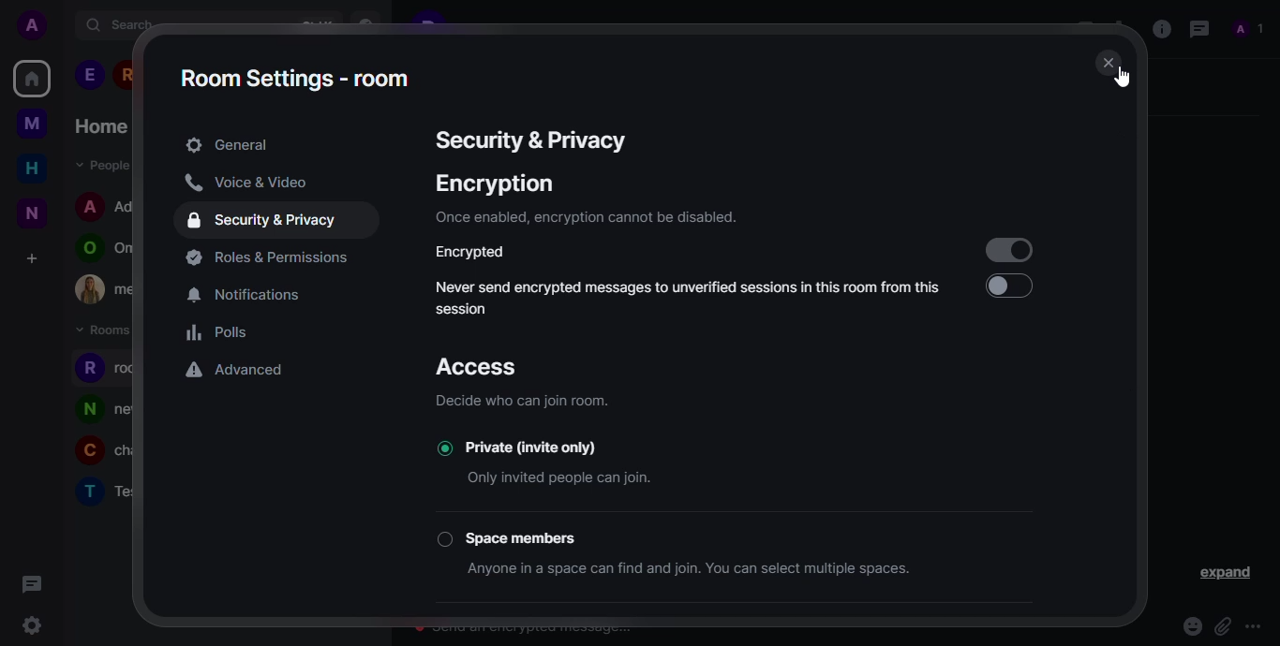 This screenshot has height=646, width=1280. What do you see at coordinates (296, 78) in the screenshot?
I see `room settings` at bounding box center [296, 78].